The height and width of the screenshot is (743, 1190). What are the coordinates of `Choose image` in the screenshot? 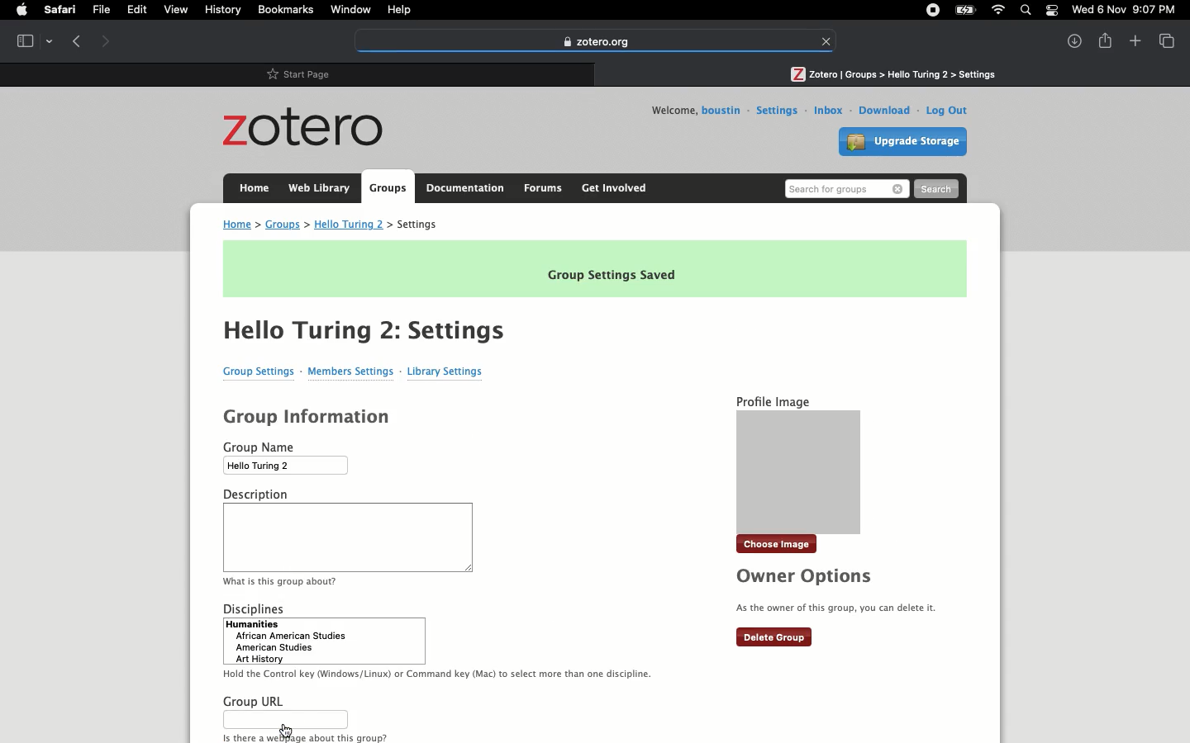 It's located at (778, 545).